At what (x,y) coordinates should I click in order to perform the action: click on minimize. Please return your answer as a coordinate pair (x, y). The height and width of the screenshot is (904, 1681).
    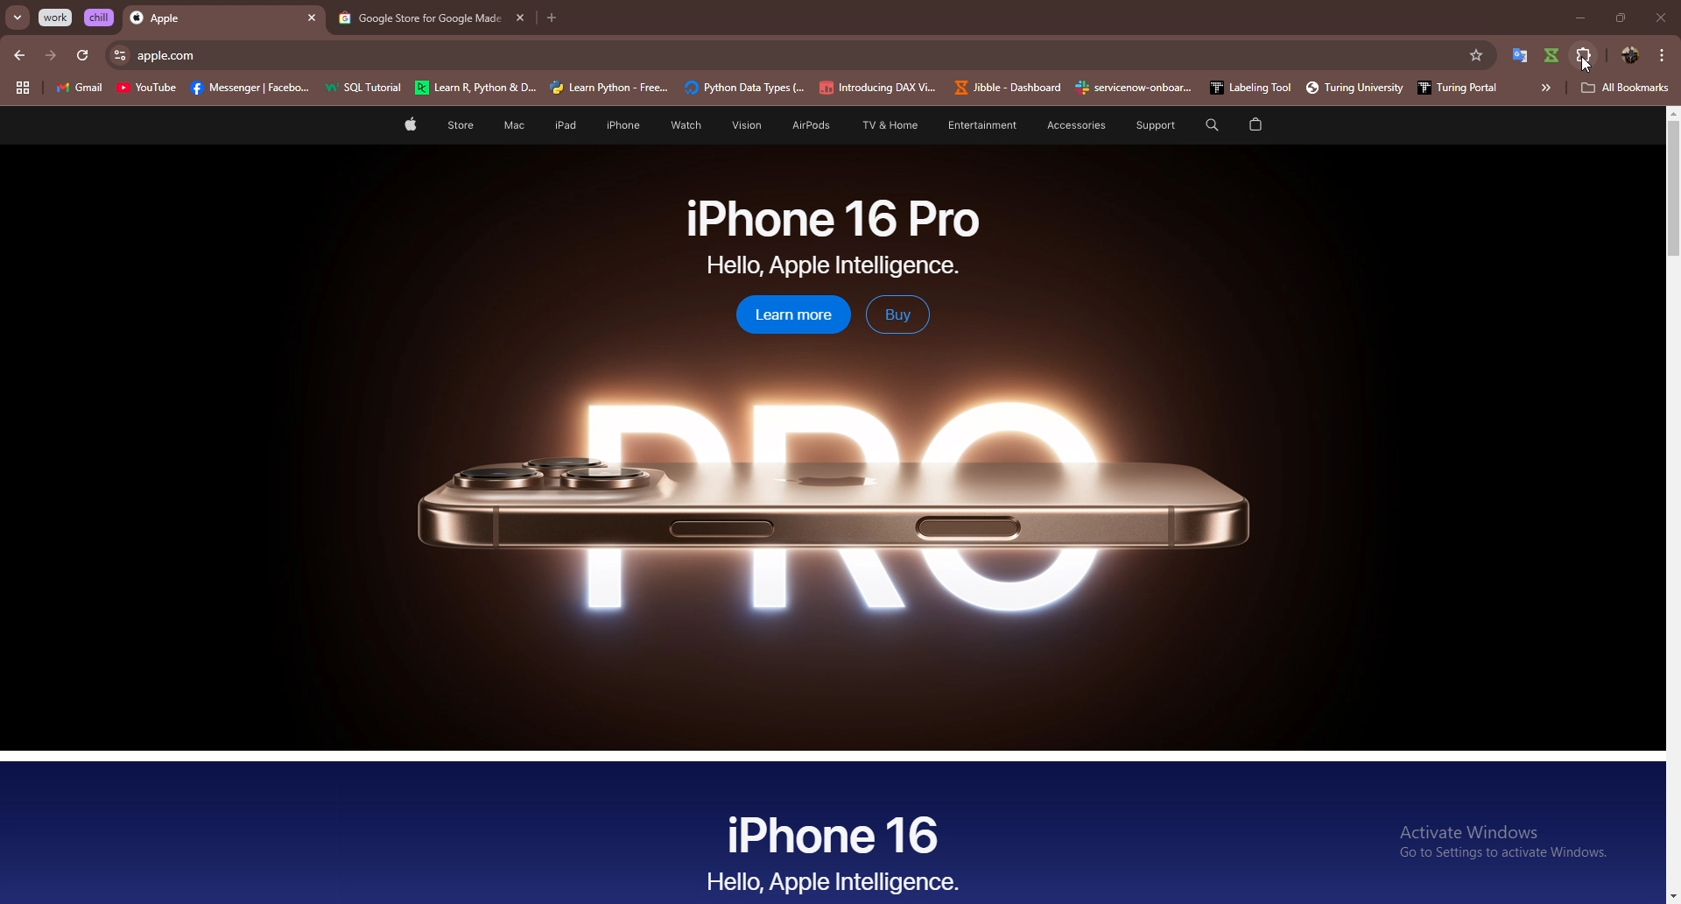
    Looking at the image, I should click on (1575, 18).